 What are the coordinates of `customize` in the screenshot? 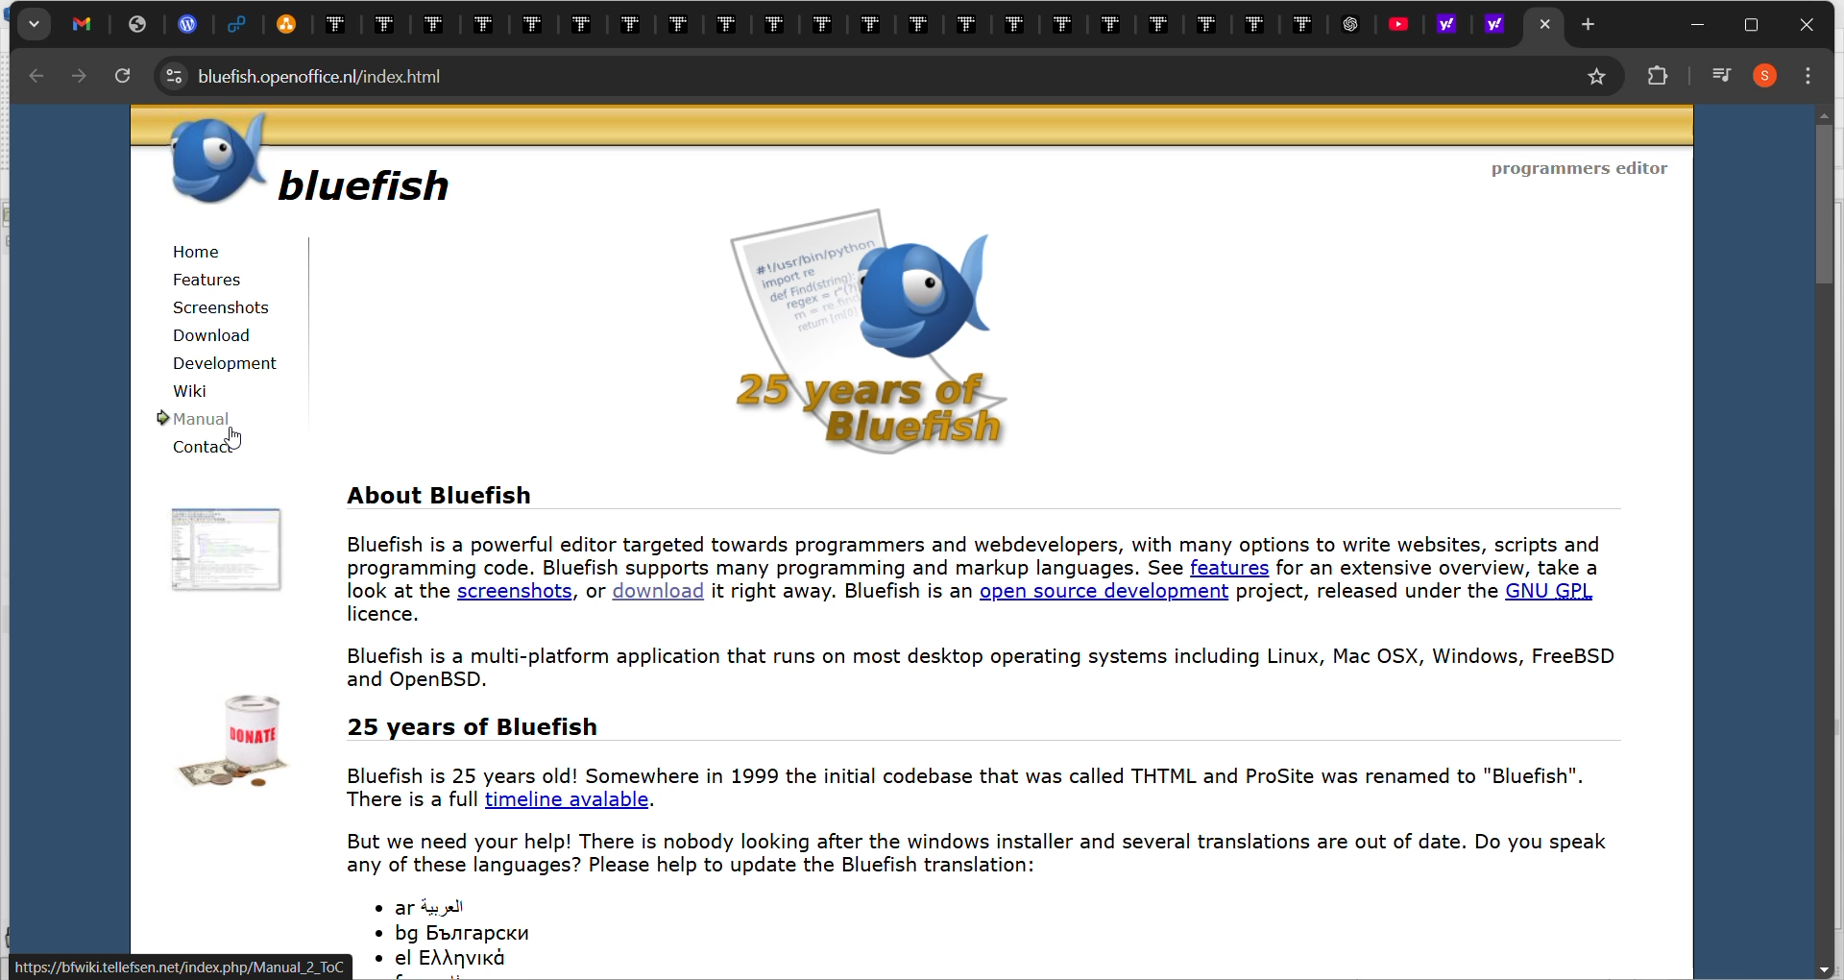 It's located at (1813, 78).